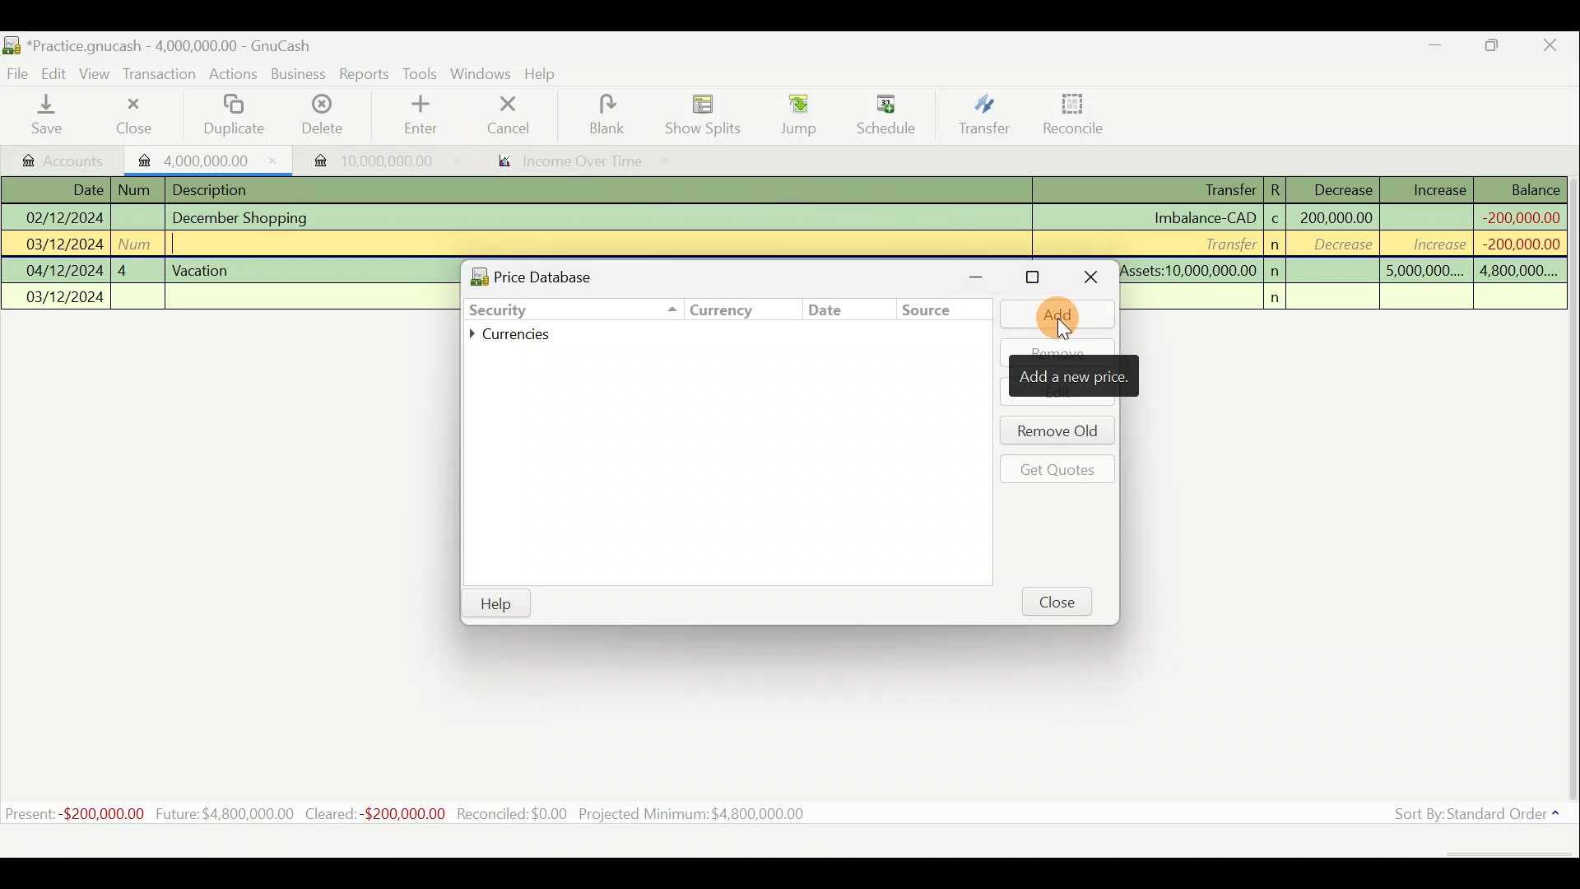 This screenshot has width=1580, height=889. I want to click on 200,000,000, so click(1335, 217).